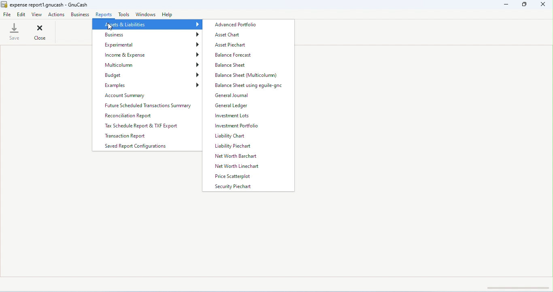 Image resolution: width=553 pixels, height=292 pixels. What do you see at coordinates (232, 96) in the screenshot?
I see `general journal` at bounding box center [232, 96].